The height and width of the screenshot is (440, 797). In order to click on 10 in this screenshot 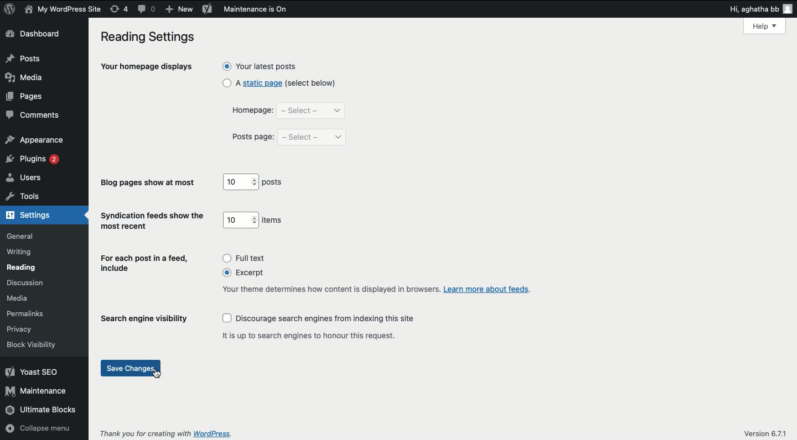, I will do `click(242, 220)`.